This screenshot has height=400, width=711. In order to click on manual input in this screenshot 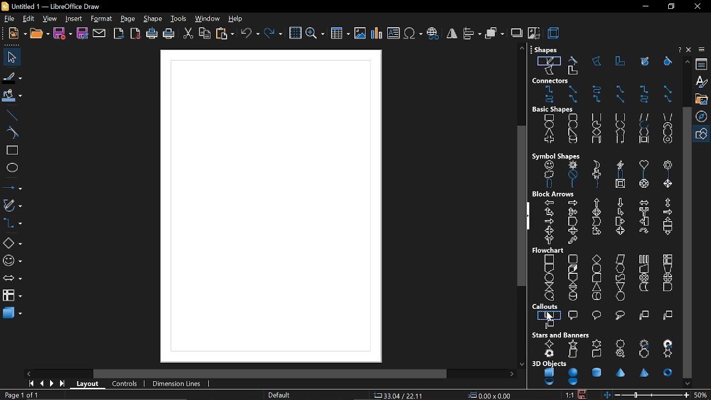, I will do `click(644, 270)`.